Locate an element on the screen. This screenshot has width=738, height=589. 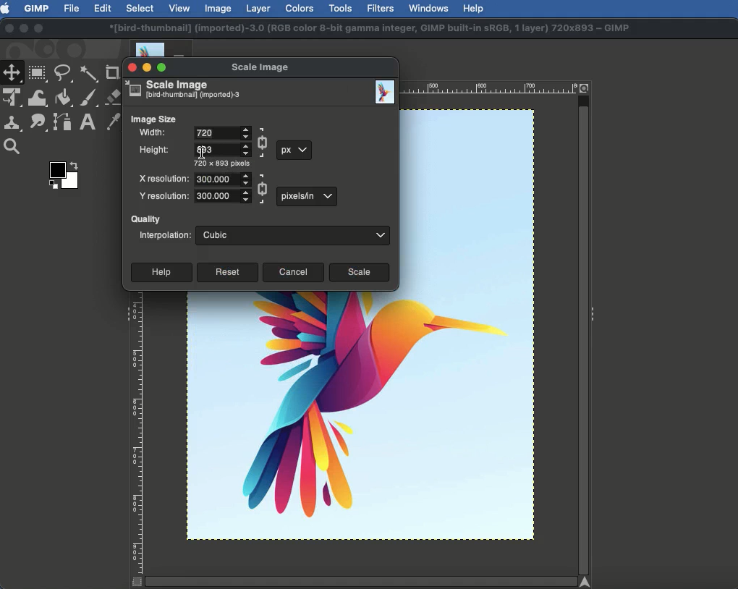
Cancel is located at coordinates (292, 274).